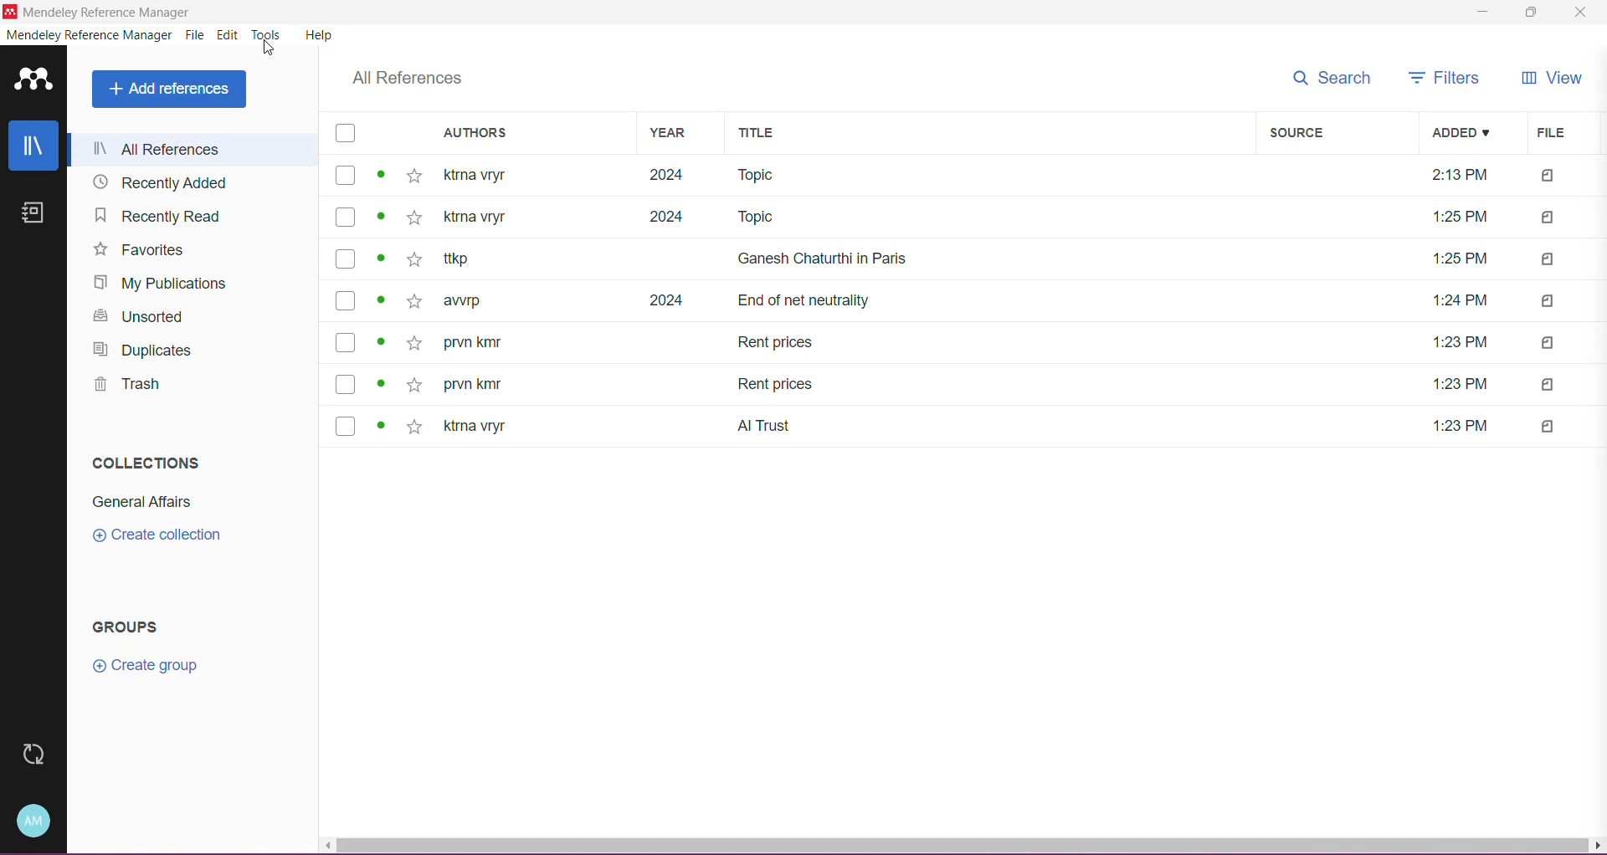 The height and width of the screenshot is (855, 1607). I want to click on file, so click(1461, 426).